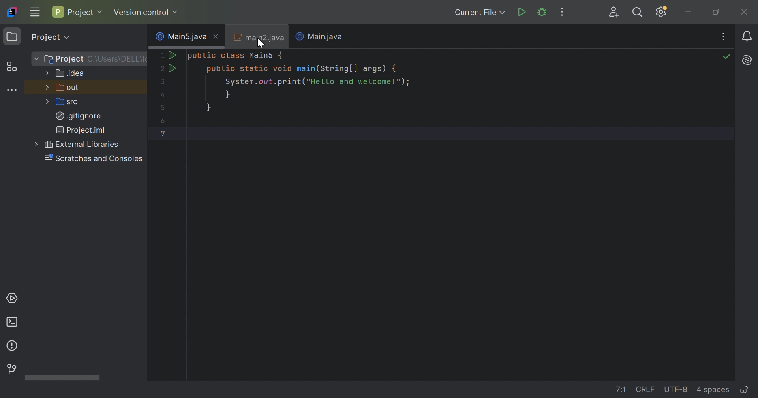 This screenshot has width=758, height=398. Describe the element at coordinates (11, 36) in the screenshot. I see `Project icon` at that location.